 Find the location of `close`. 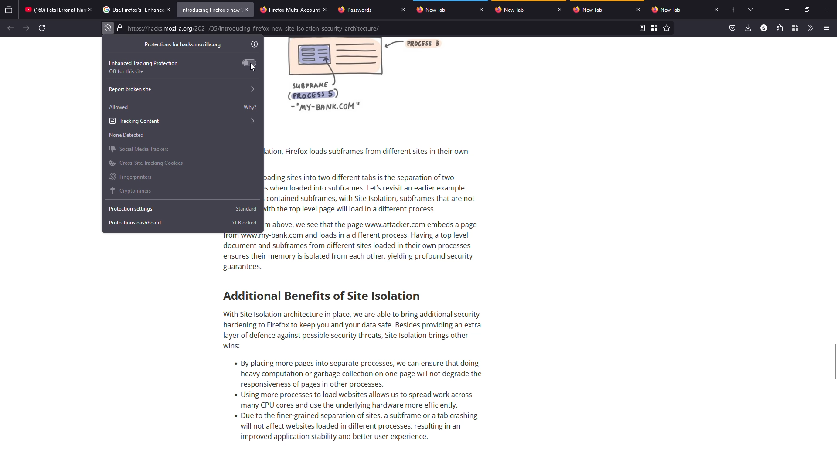

close is located at coordinates (827, 9).